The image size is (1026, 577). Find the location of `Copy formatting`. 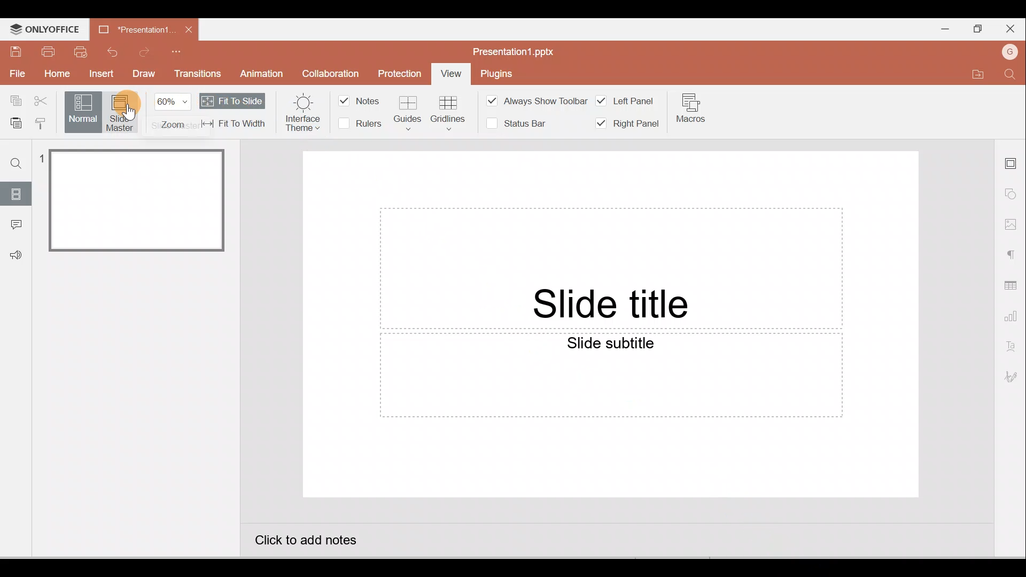

Copy formatting is located at coordinates (41, 121).